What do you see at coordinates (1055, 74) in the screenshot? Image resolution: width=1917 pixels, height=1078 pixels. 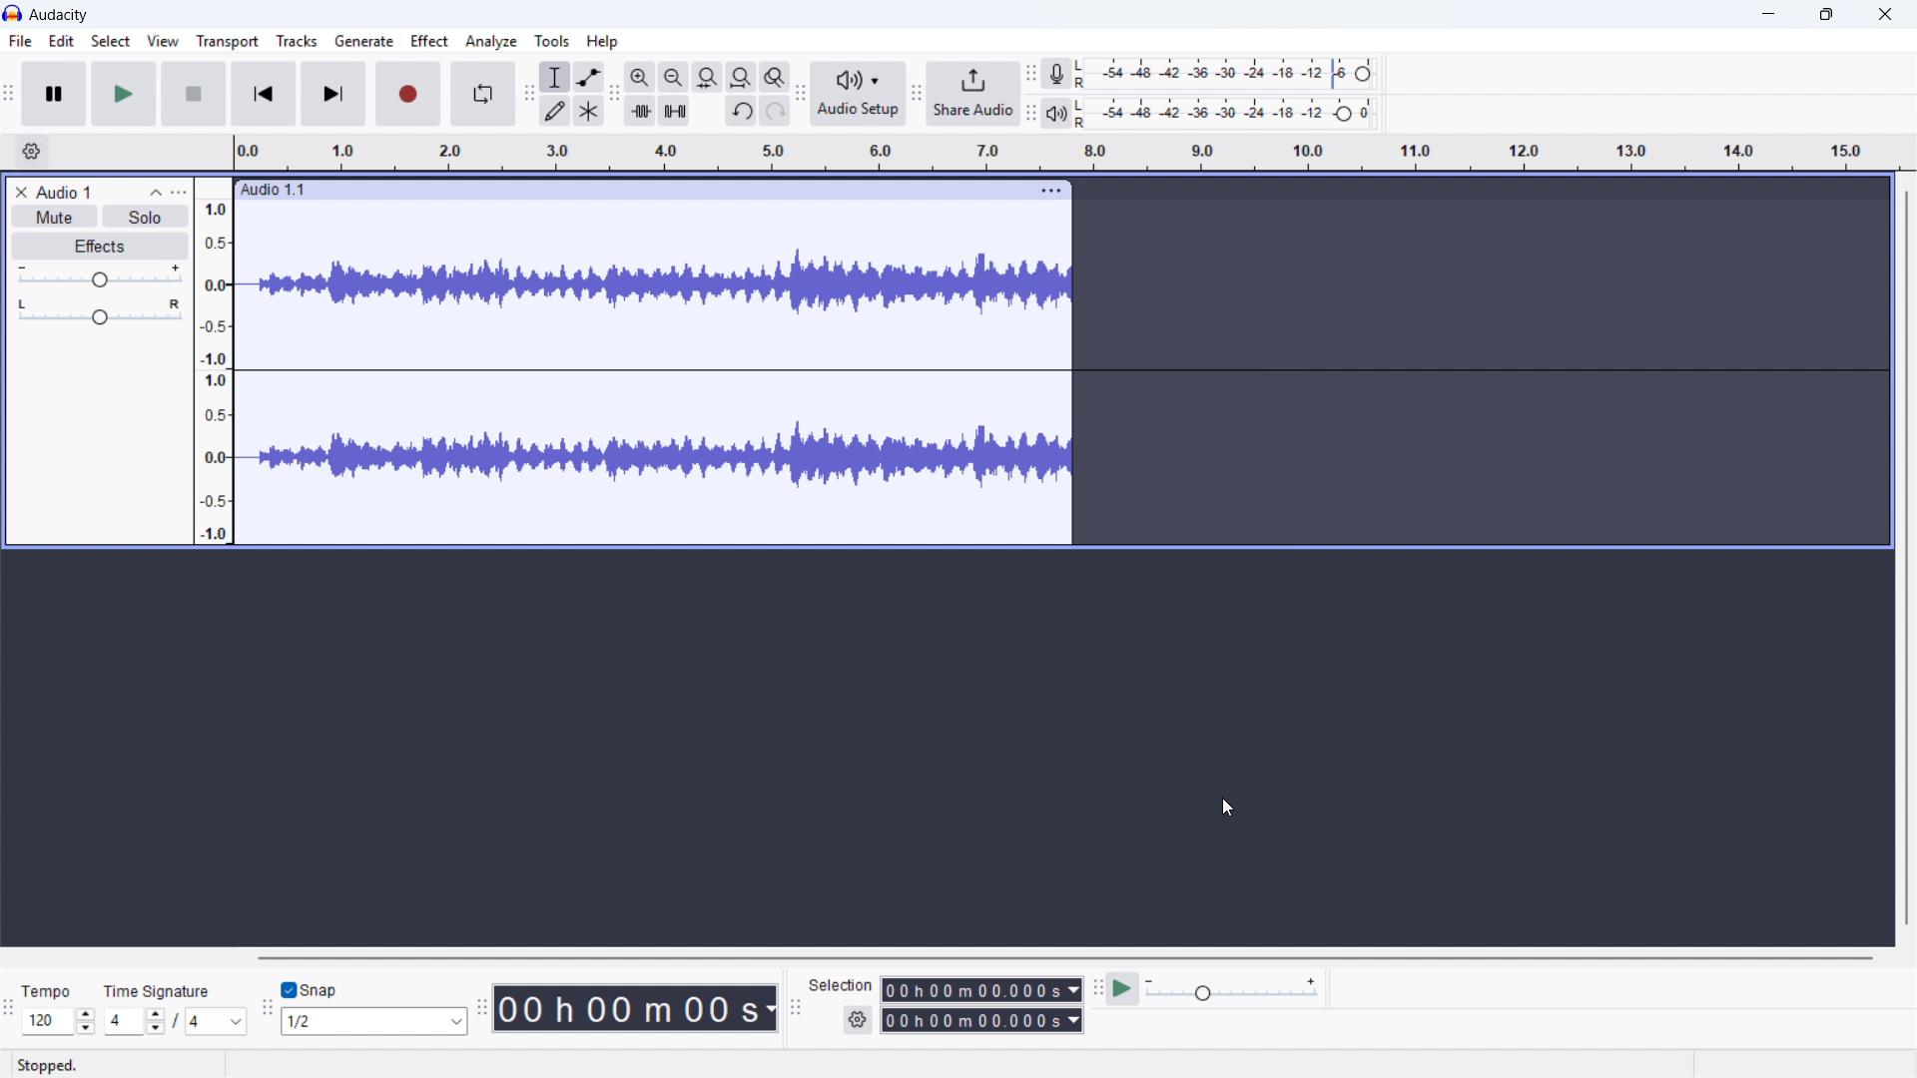 I see `Recording metre ` at bounding box center [1055, 74].